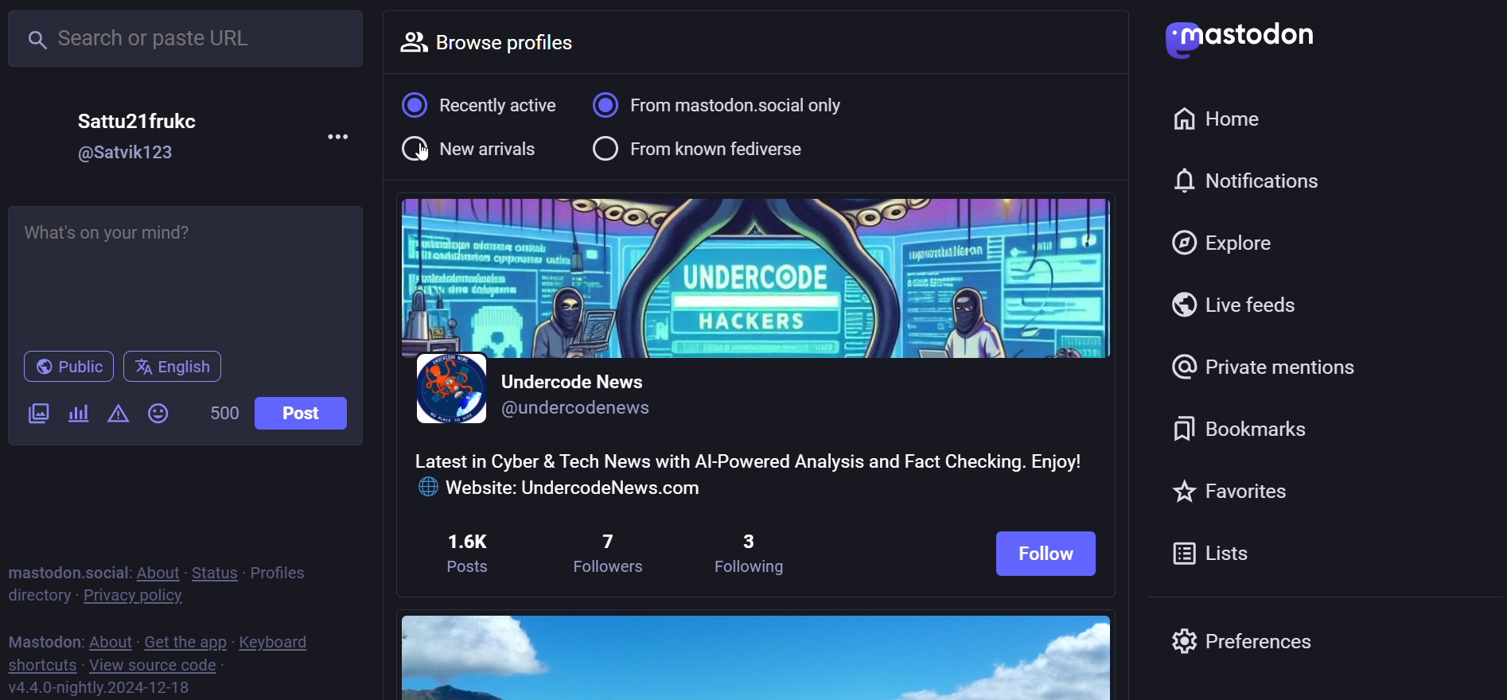 Image resolution: width=1507 pixels, height=700 pixels. What do you see at coordinates (63, 571) in the screenshot?
I see `mastodon social` at bounding box center [63, 571].